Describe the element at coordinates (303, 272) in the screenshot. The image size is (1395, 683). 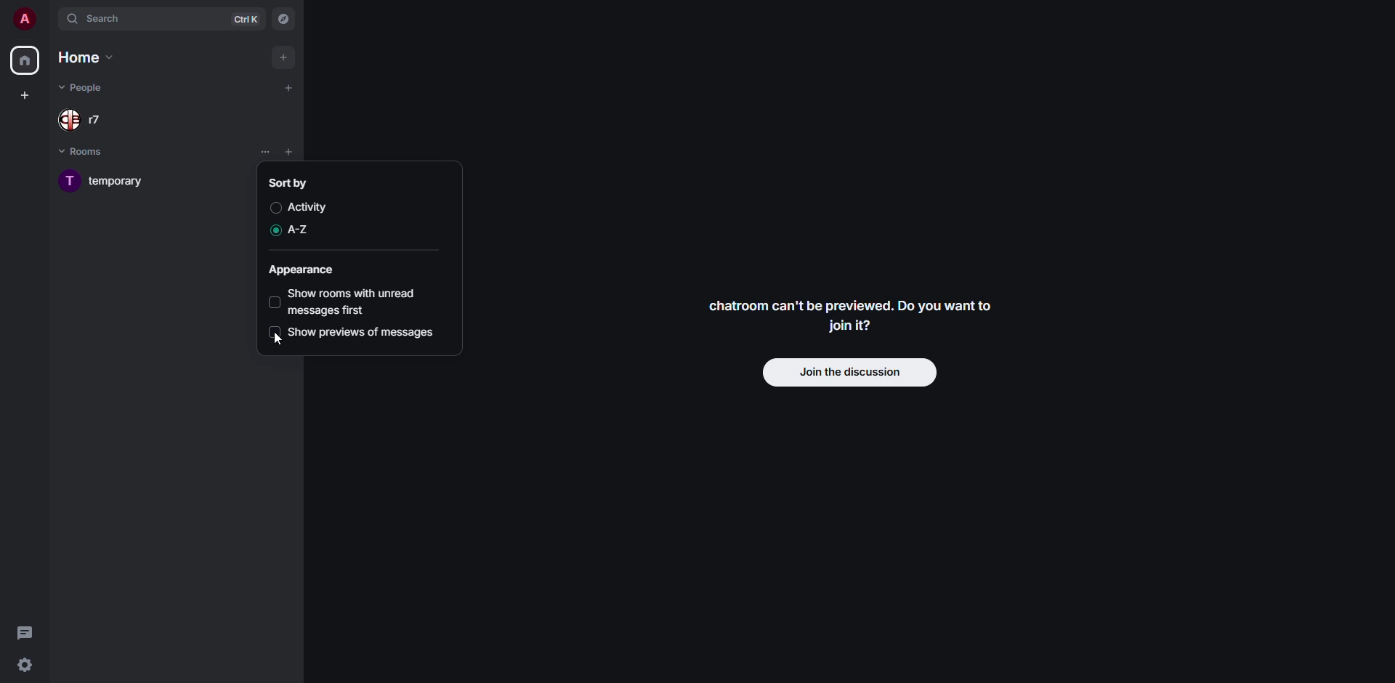
I see `appearance` at that location.